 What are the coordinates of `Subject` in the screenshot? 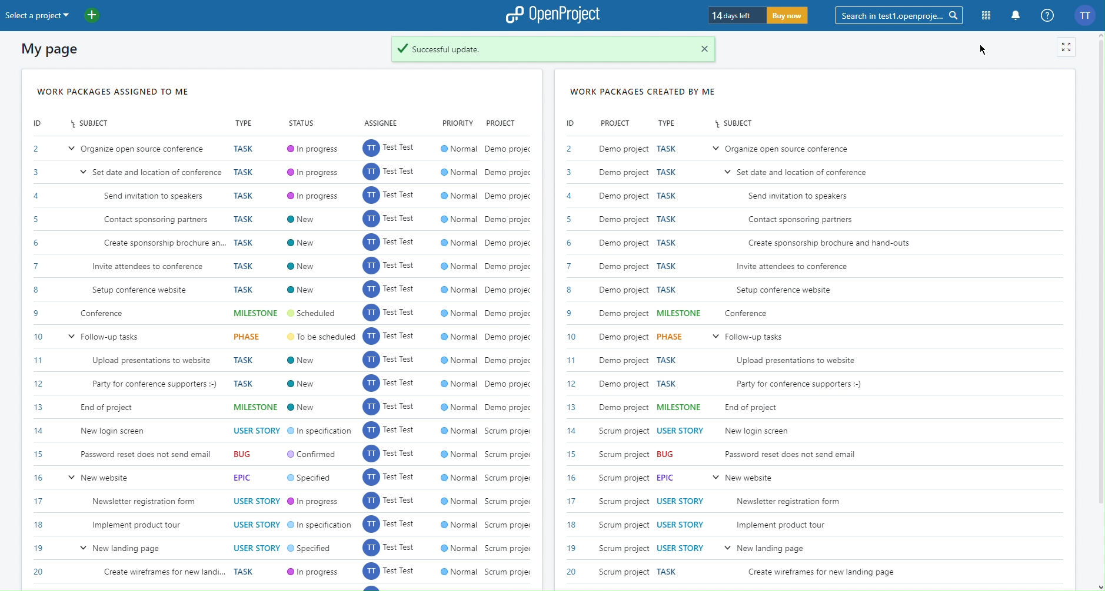 It's located at (89, 123).